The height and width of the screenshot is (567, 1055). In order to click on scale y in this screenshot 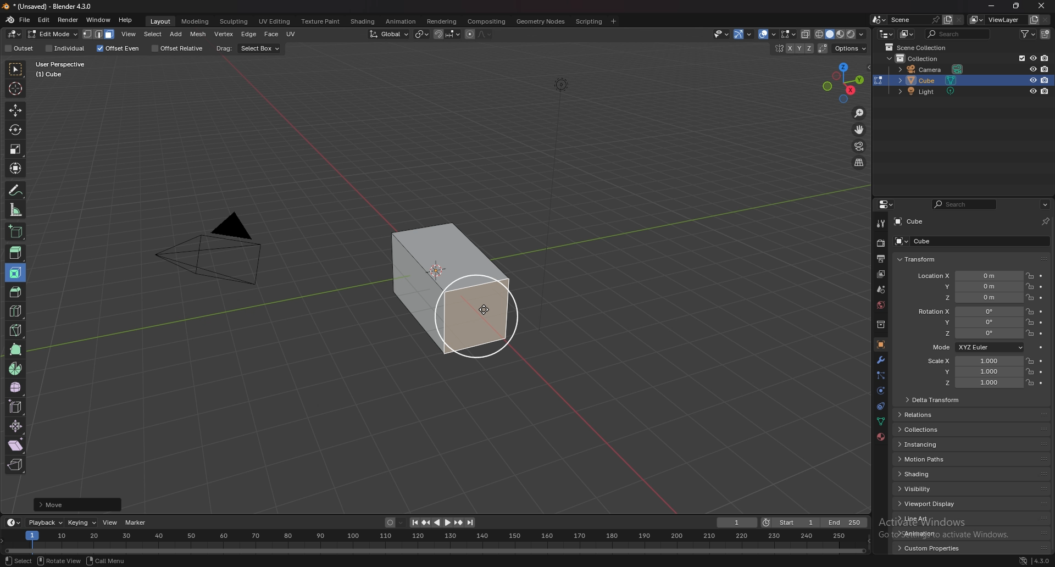, I will do `click(972, 372)`.